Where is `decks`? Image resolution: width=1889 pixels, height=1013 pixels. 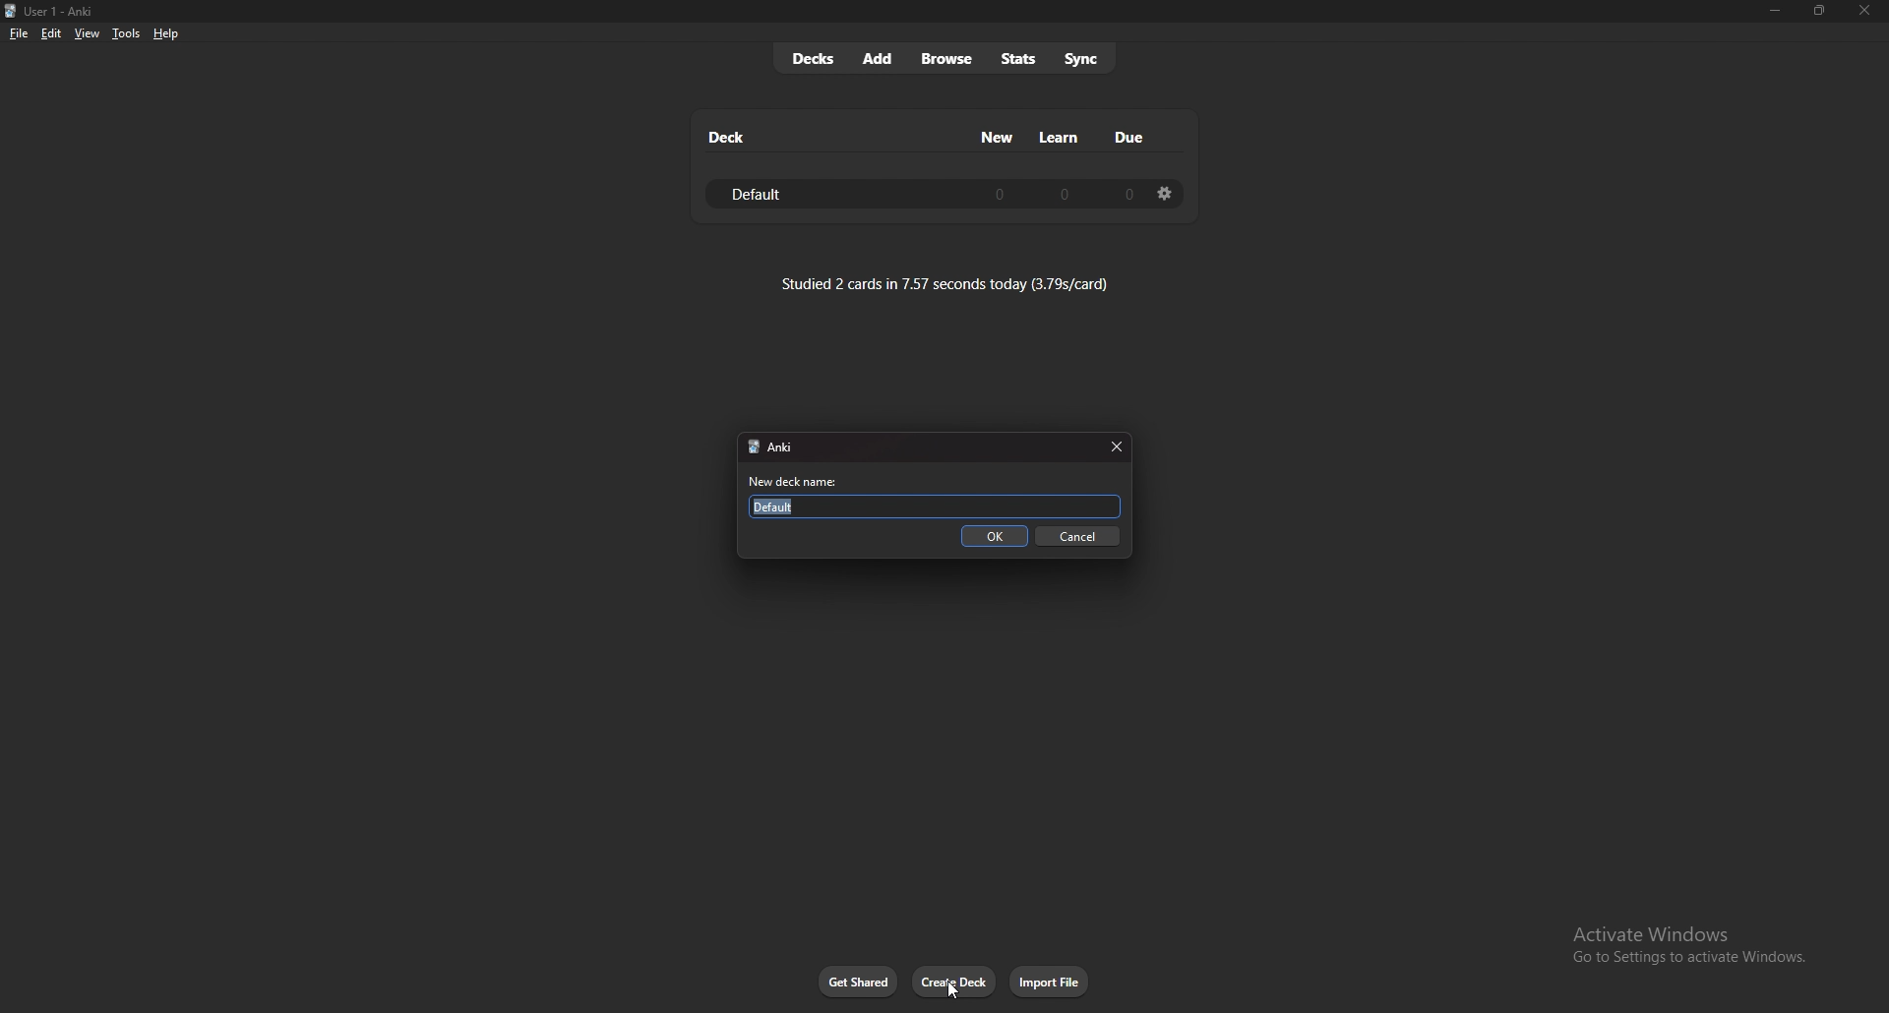
decks is located at coordinates (813, 59).